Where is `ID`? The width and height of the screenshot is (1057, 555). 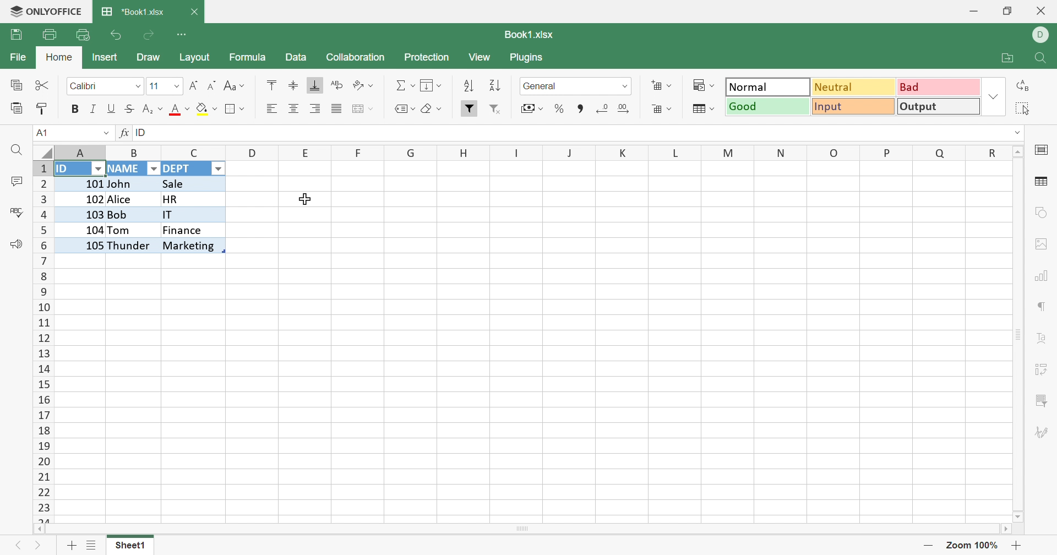
ID is located at coordinates (144, 133).